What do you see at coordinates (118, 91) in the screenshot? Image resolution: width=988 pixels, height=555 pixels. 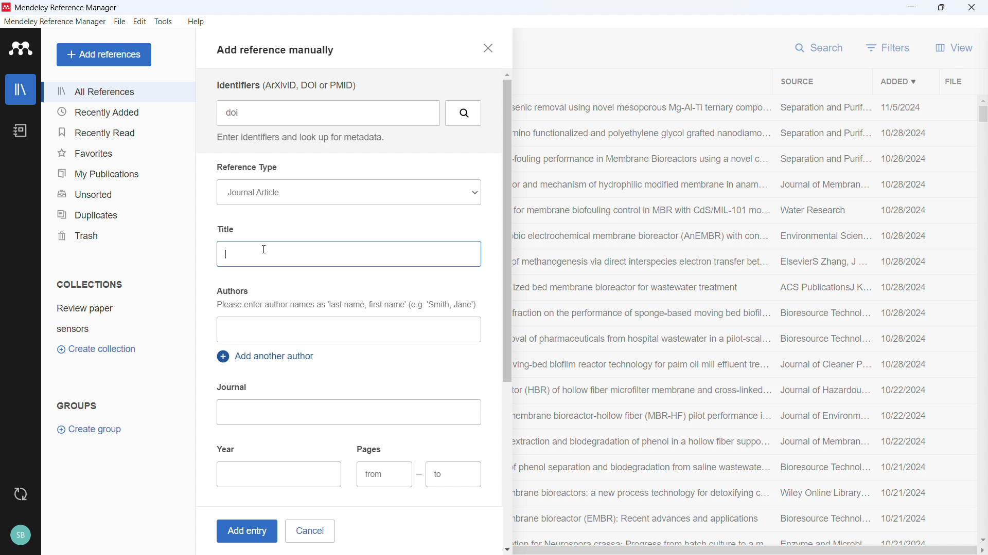 I see `All references ` at bounding box center [118, 91].